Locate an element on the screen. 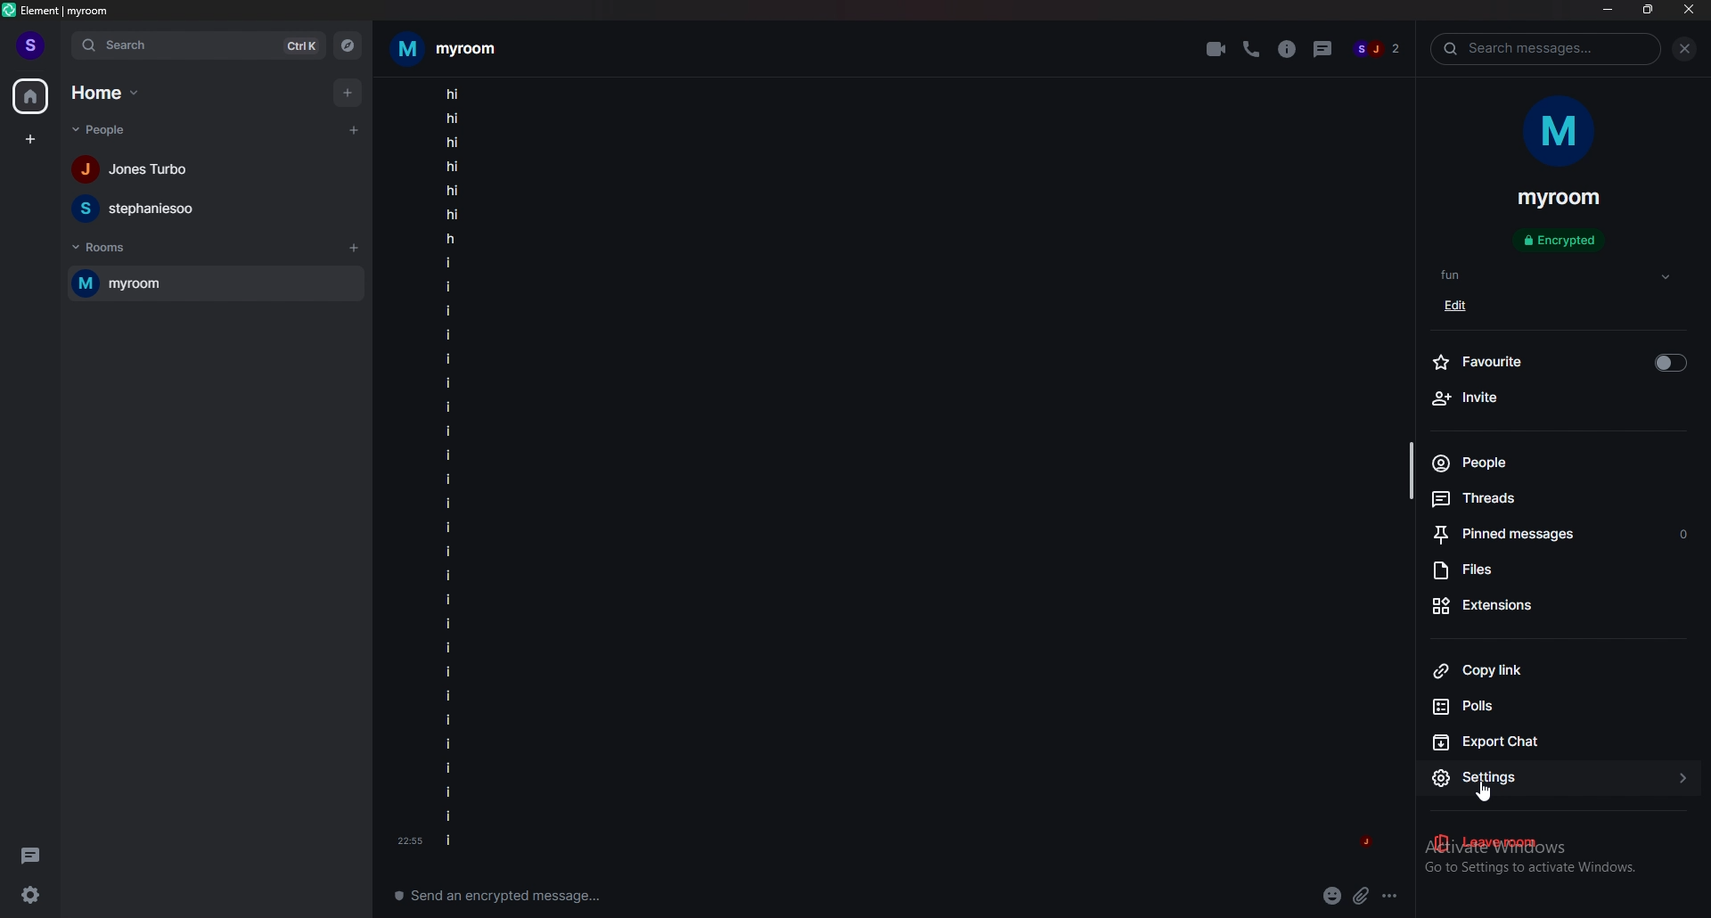  encrypted is located at coordinates (1563, 242).